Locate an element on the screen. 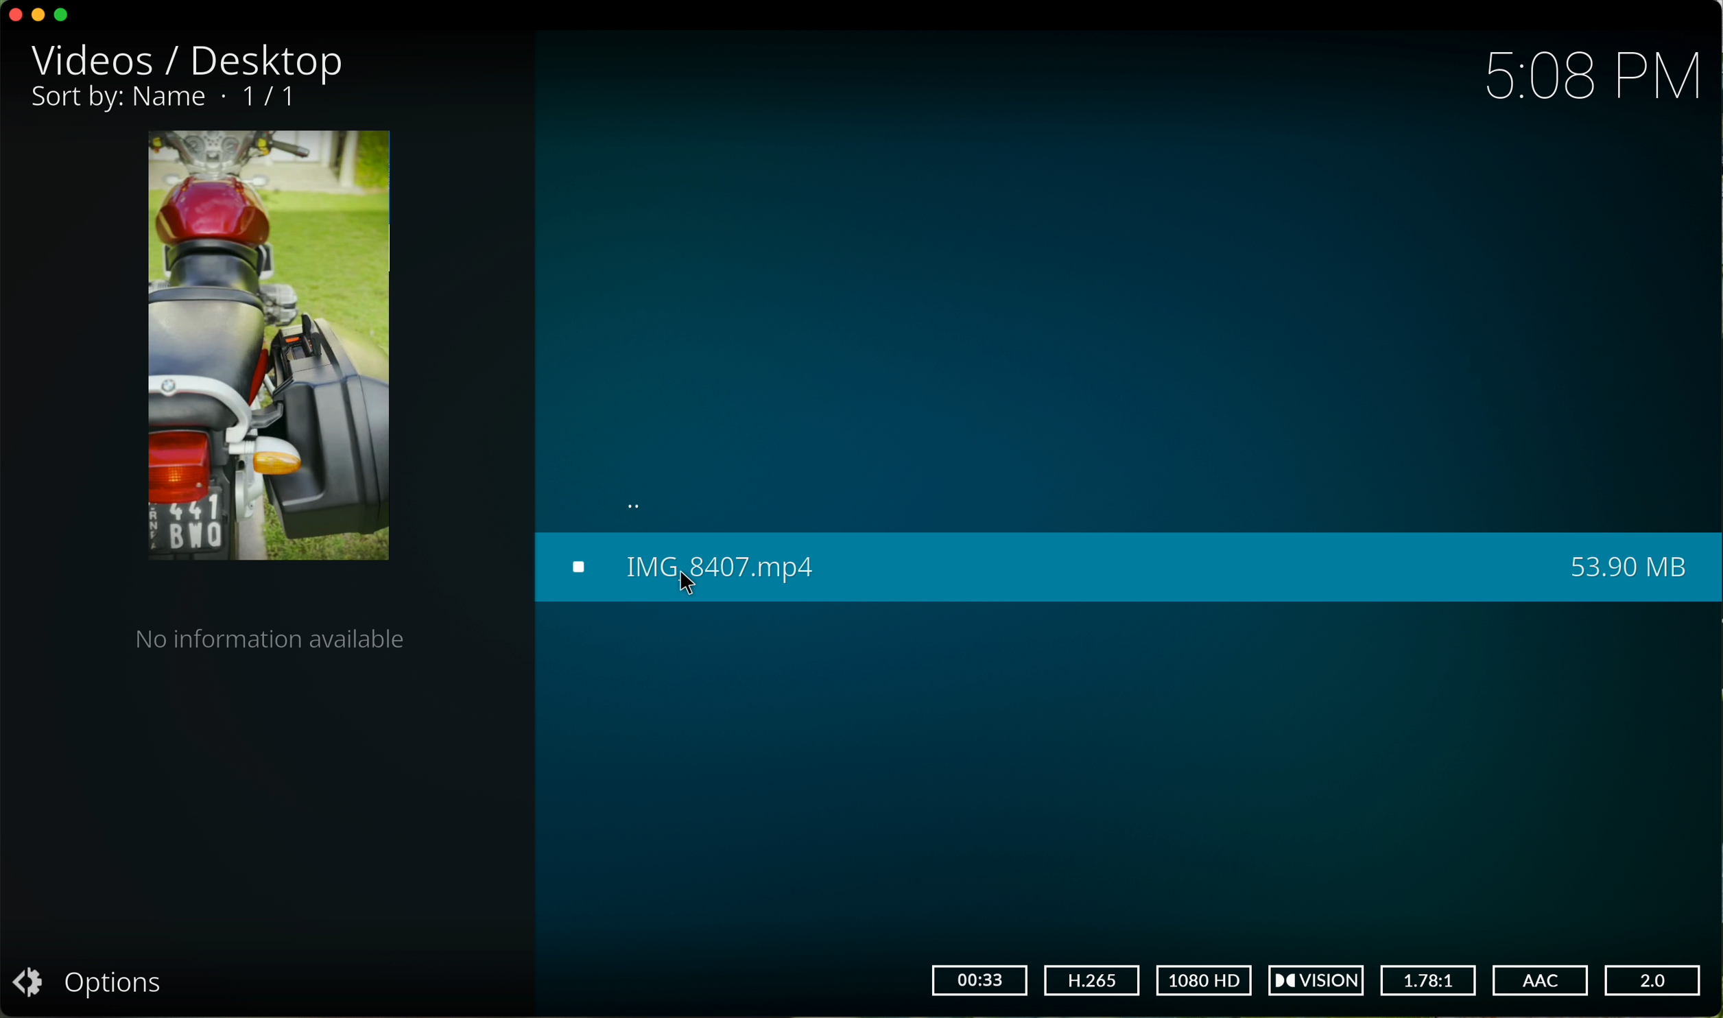 Image resolution: width=1723 pixels, height=1018 pixels. Videos/DEsktop is located at coordinates (193, 61).